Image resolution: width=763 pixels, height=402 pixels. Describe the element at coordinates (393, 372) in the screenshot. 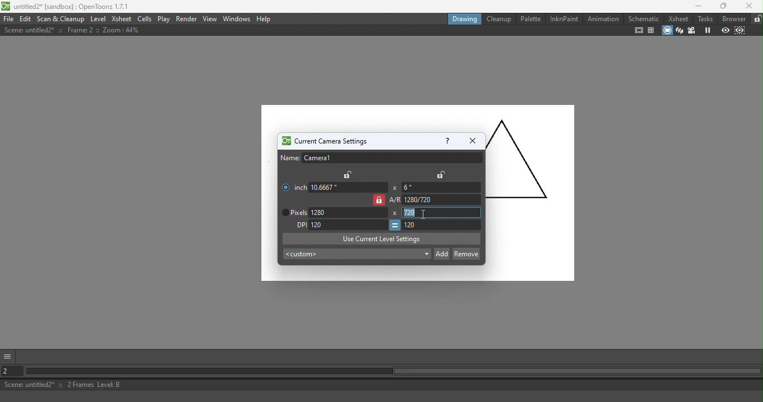

I see `Horizontal scroll bar` at that location.